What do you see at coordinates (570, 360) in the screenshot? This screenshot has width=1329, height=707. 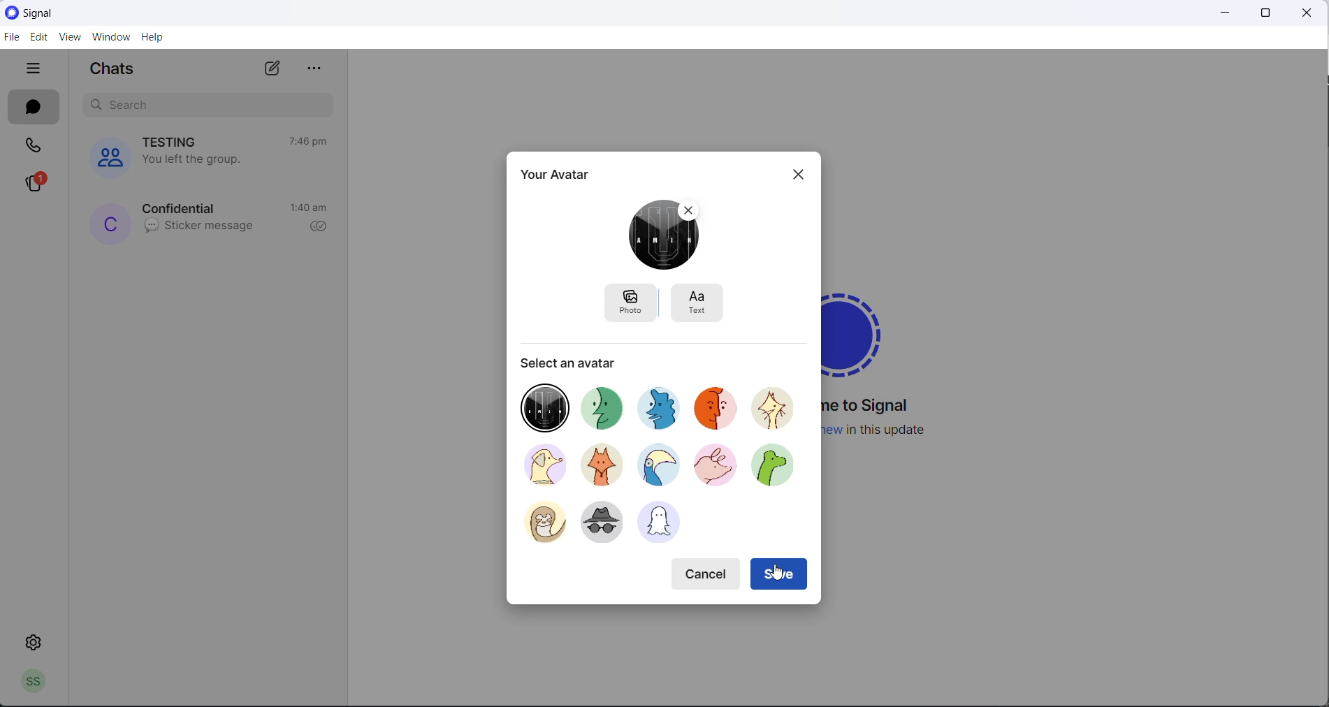 I see `select avatar heading` at bounding box center [570, 360].